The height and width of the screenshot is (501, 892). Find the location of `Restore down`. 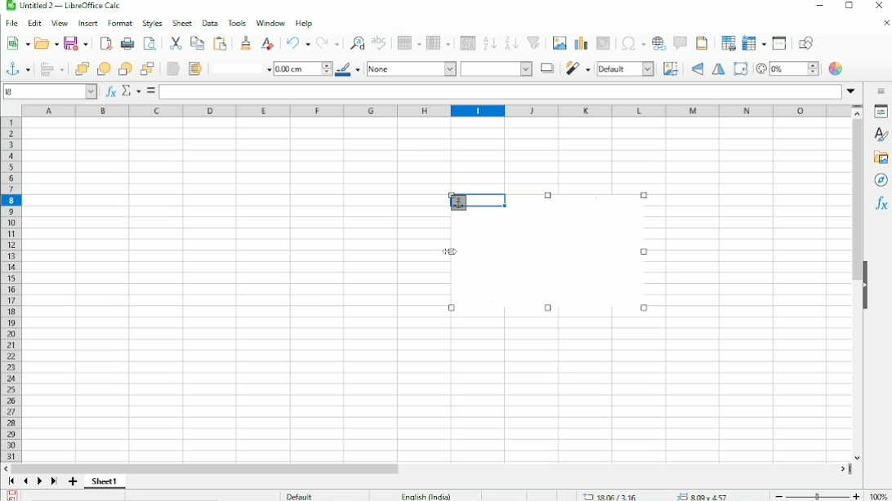

Restore down is located at coordinates (849, 8).